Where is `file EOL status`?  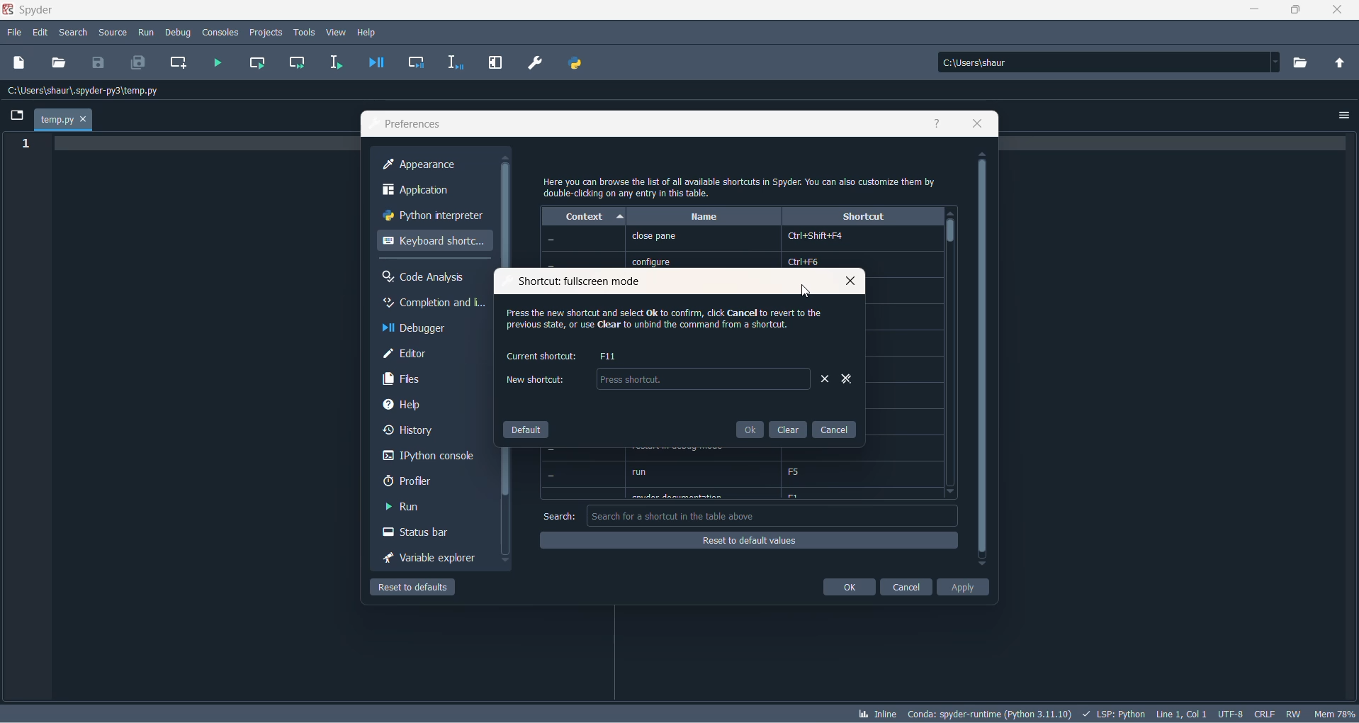 file EOL status is located at coordinates (1265, 714).